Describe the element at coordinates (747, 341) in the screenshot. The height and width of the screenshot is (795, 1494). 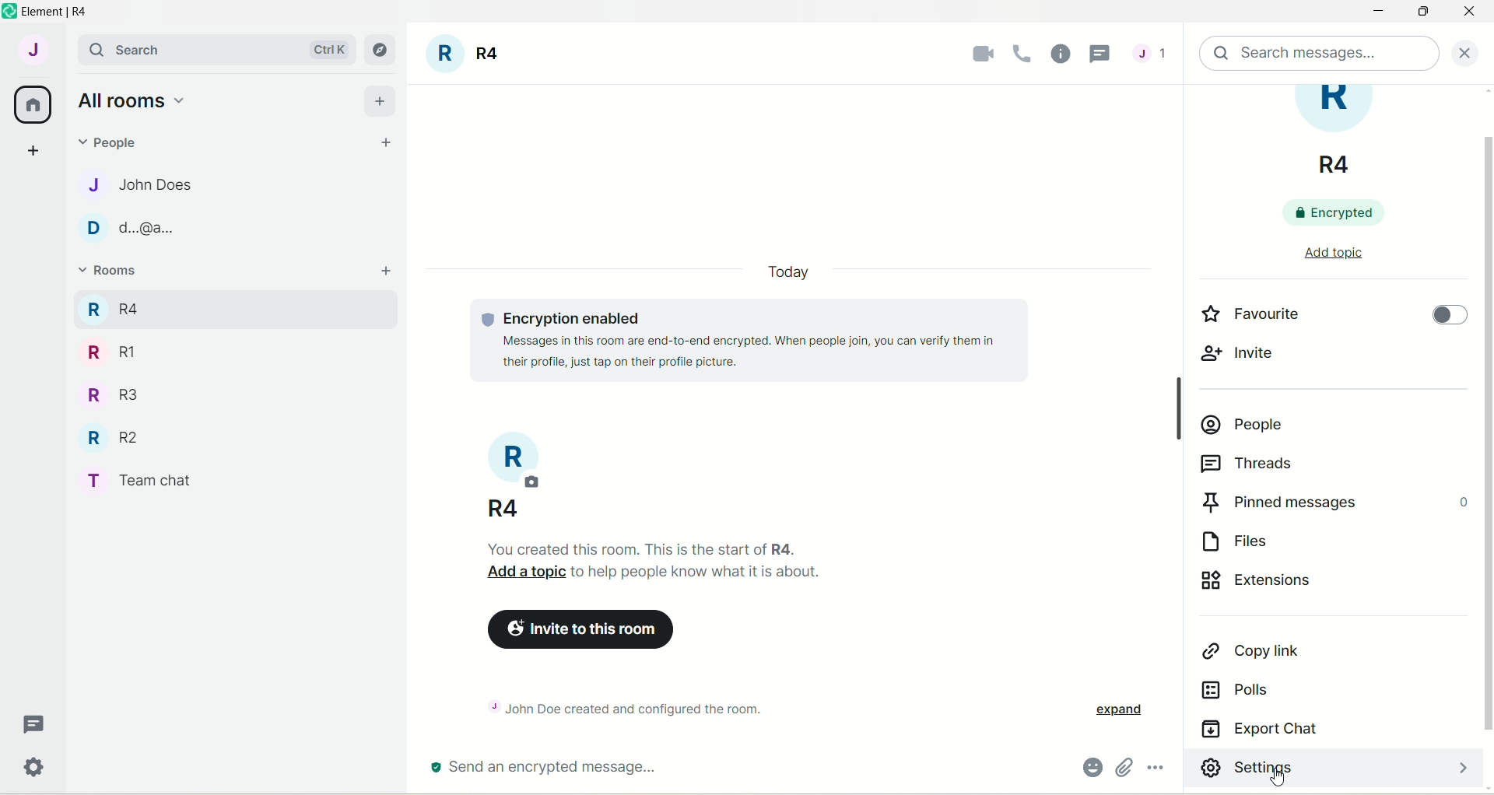
I see `© Encryption enabled
Messages in this room are end-to-end encrypted. When people join, you can verify them in their
profile, just tap on their profile picture.` at that location.